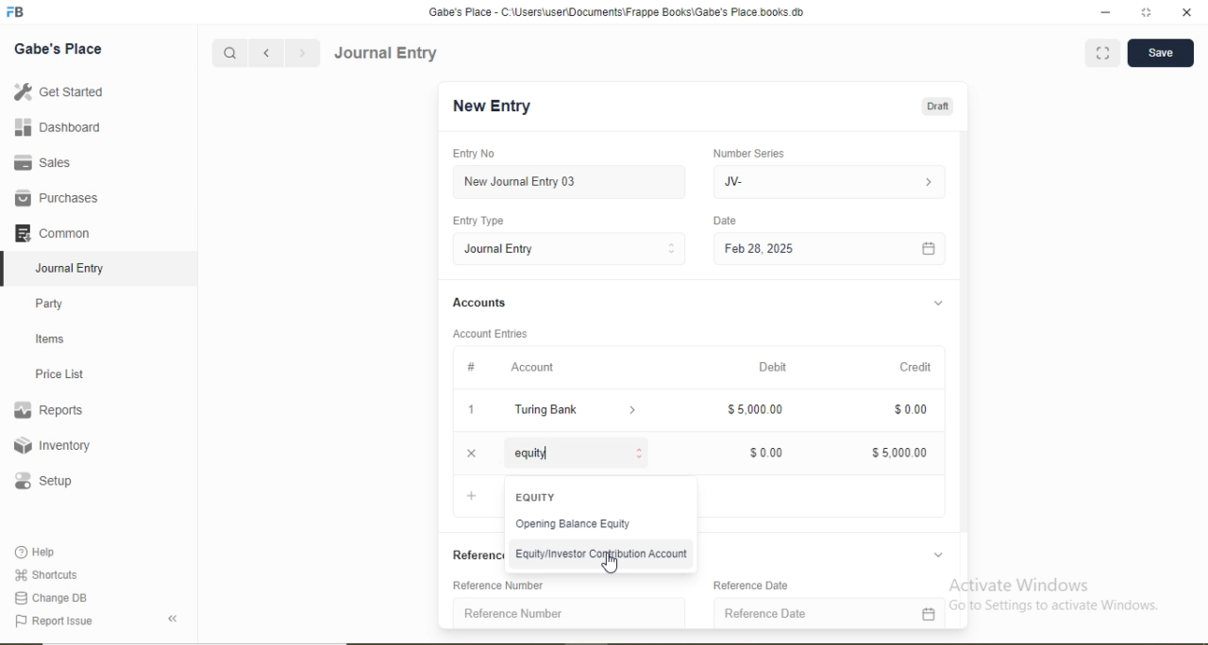 This screenshot has width=1208, height=645. I want to click on Debit, so click(773, 367).